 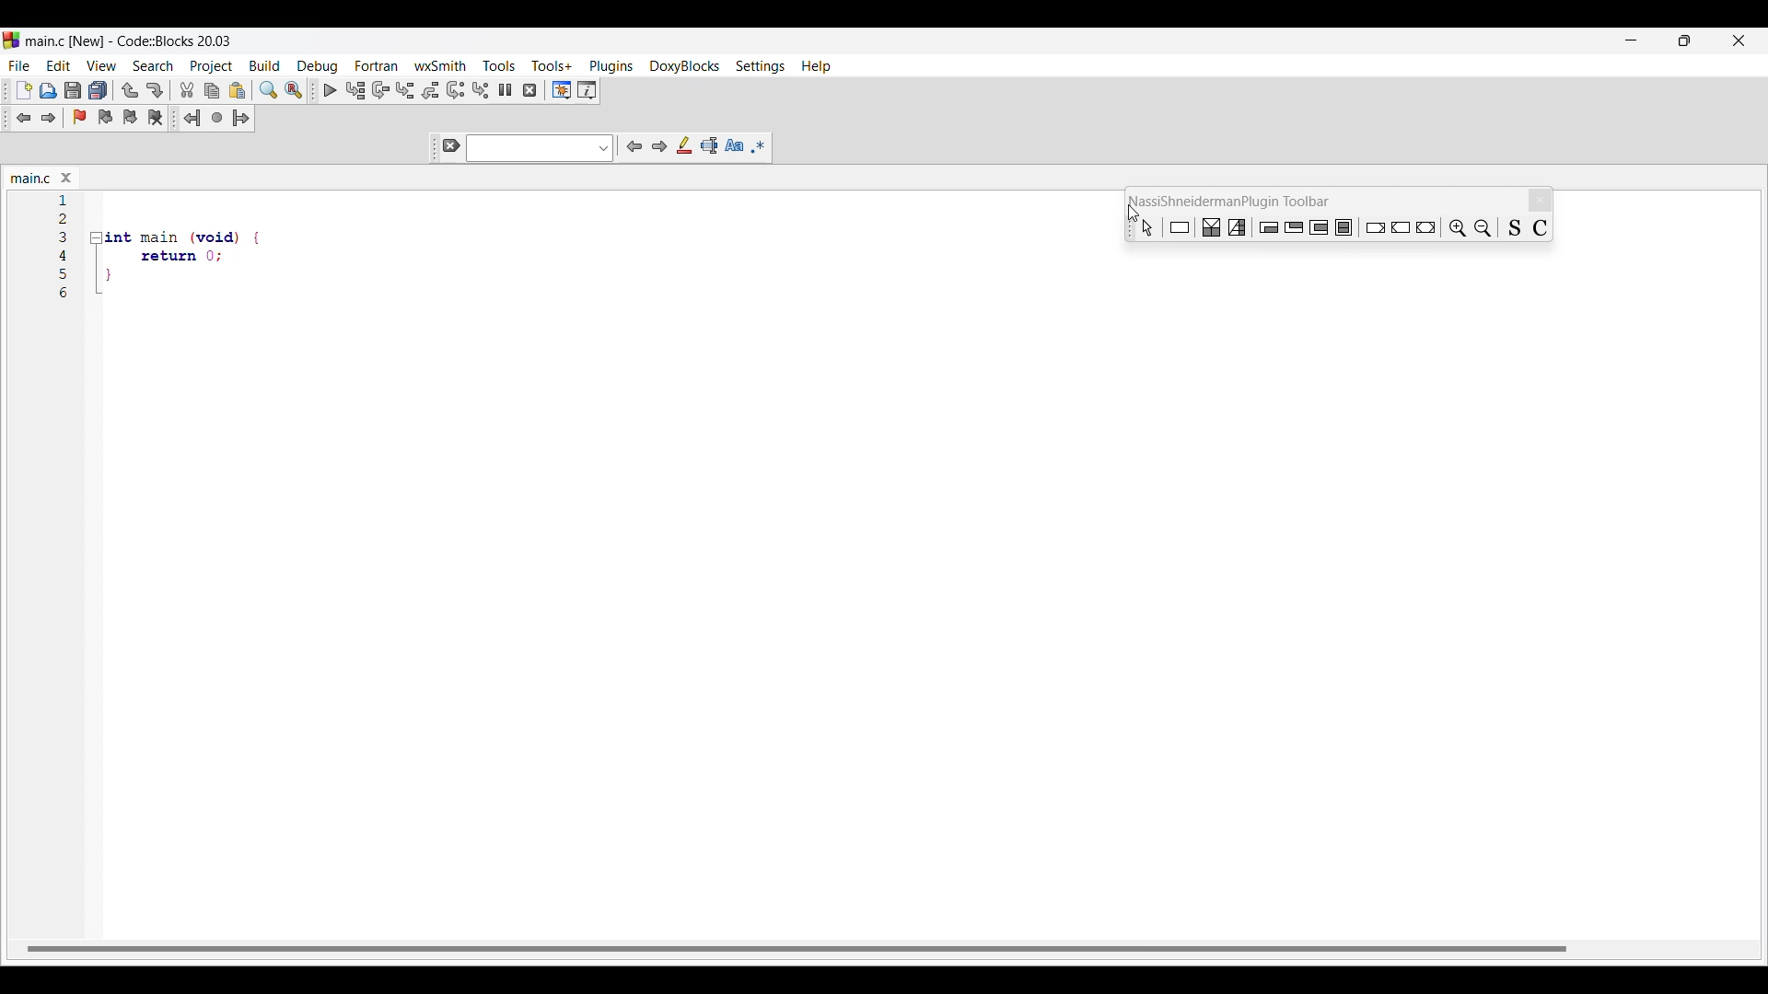 What do you see at coordinates (380, 90) in the screenshot?
I see `Next line` at bounding box center [380, 90].